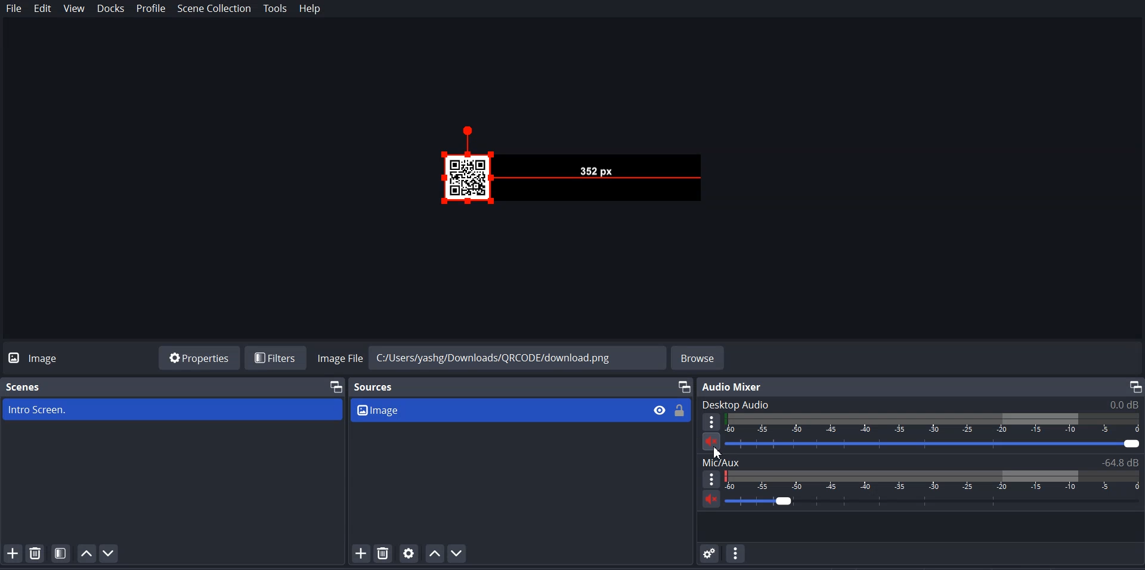 This screenshot has height=570, width=1145. Describe the element at coordinates (934, 423) in the screenshot. I see `Volume Indicators` at that location.